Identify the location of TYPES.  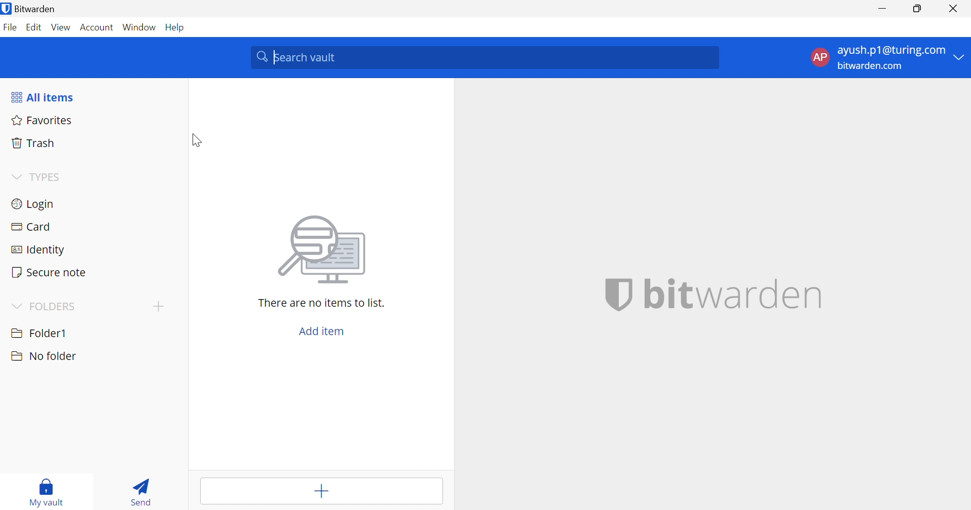
(47, 177).